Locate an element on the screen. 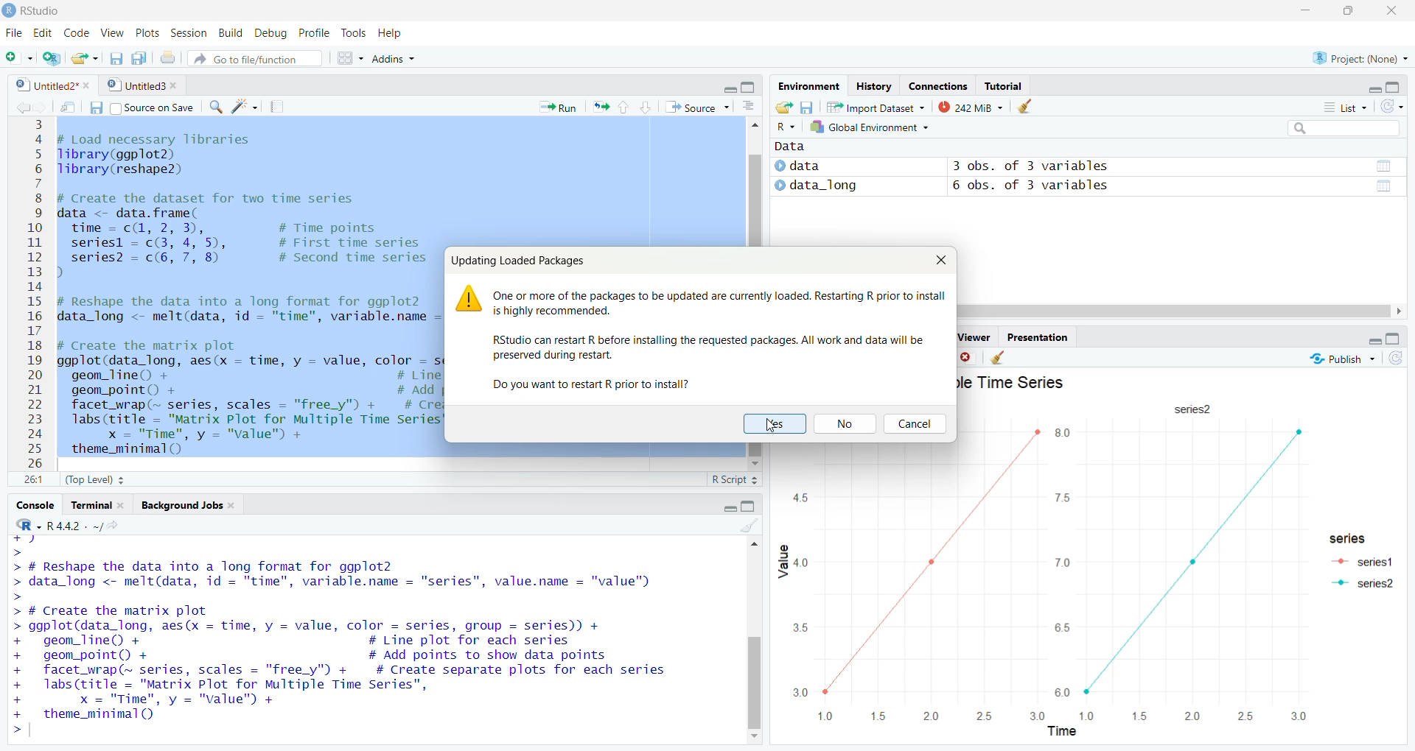 The image size is (1415, 751). Connections is located at coordinates (936, 86).